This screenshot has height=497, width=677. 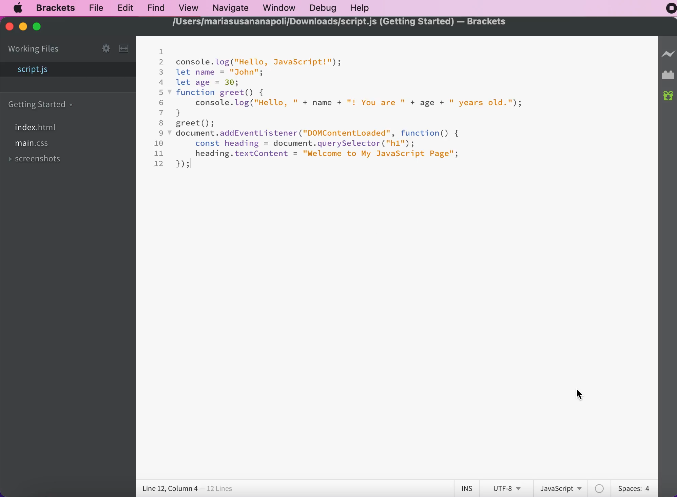 What do you see at coordinates (467, 489) in the screenshot?
I see `ins` at bounding box center [467, 489].